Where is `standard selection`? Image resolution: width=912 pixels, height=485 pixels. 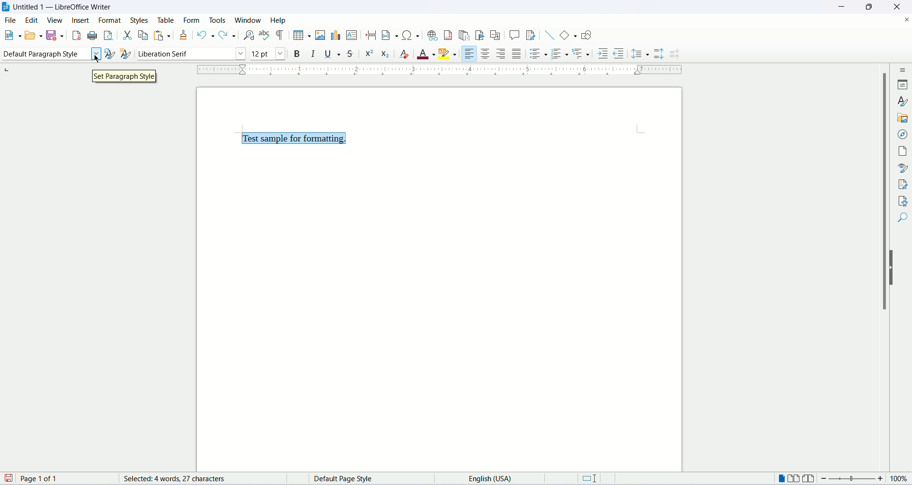 standard selection is located at coordinates (593, 479).